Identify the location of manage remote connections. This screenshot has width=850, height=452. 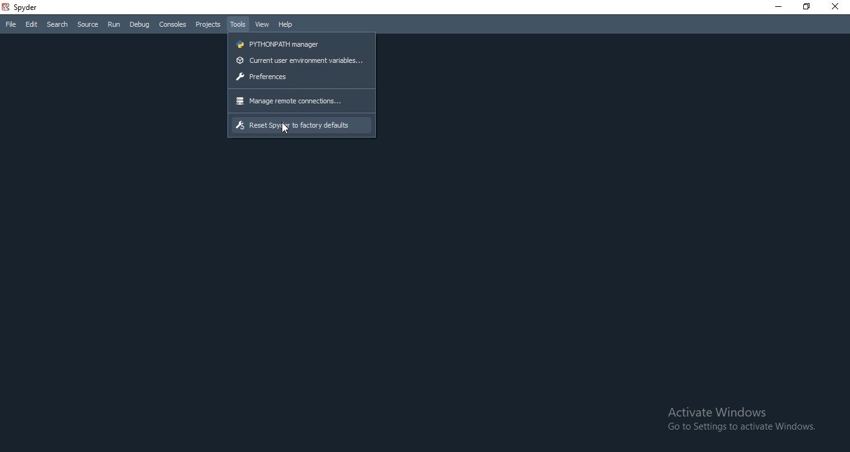
(302, 100).